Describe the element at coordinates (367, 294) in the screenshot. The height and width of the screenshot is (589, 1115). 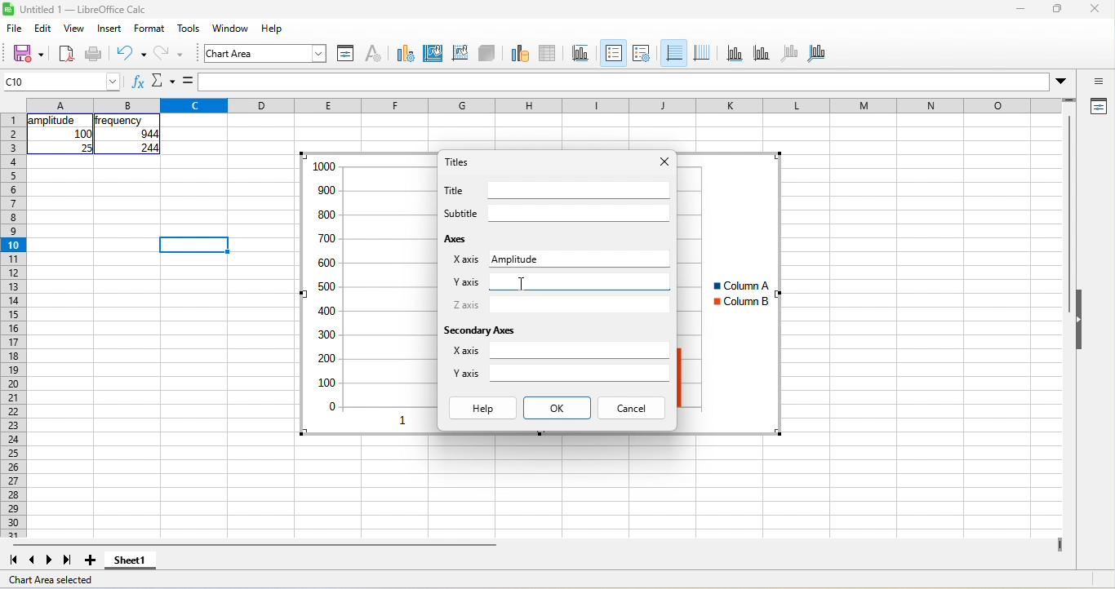
I see `Column chart` at that location.